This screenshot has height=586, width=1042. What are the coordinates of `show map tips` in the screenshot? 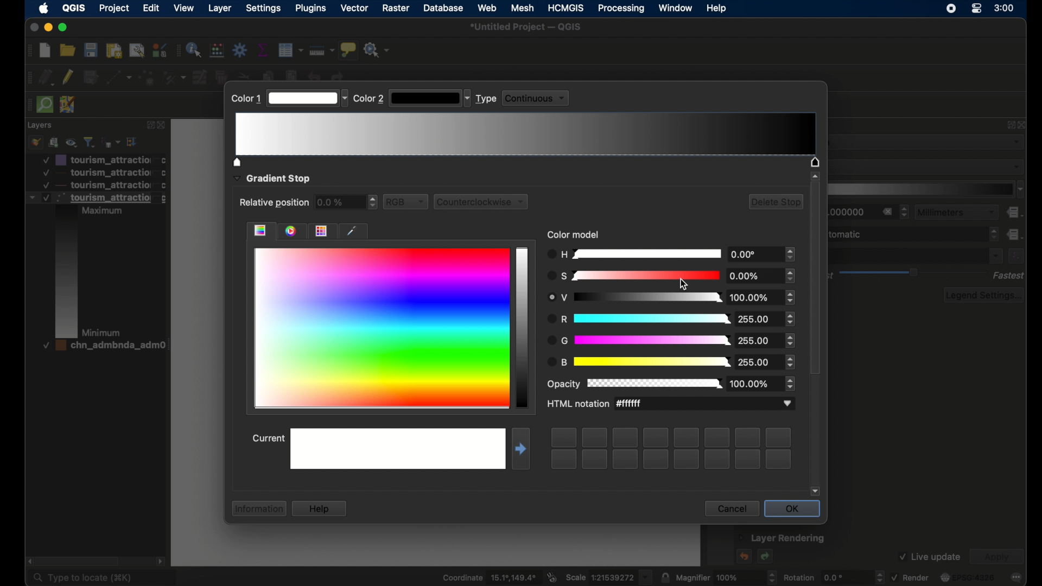 It's located at (348, 50).